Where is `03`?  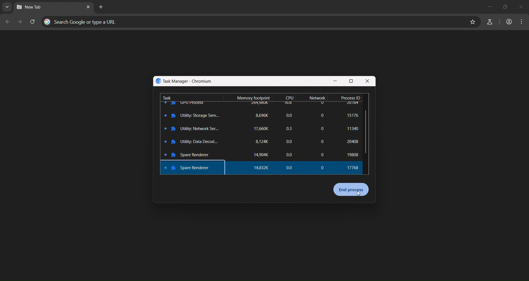 03 is located at coordinates (288, 127).